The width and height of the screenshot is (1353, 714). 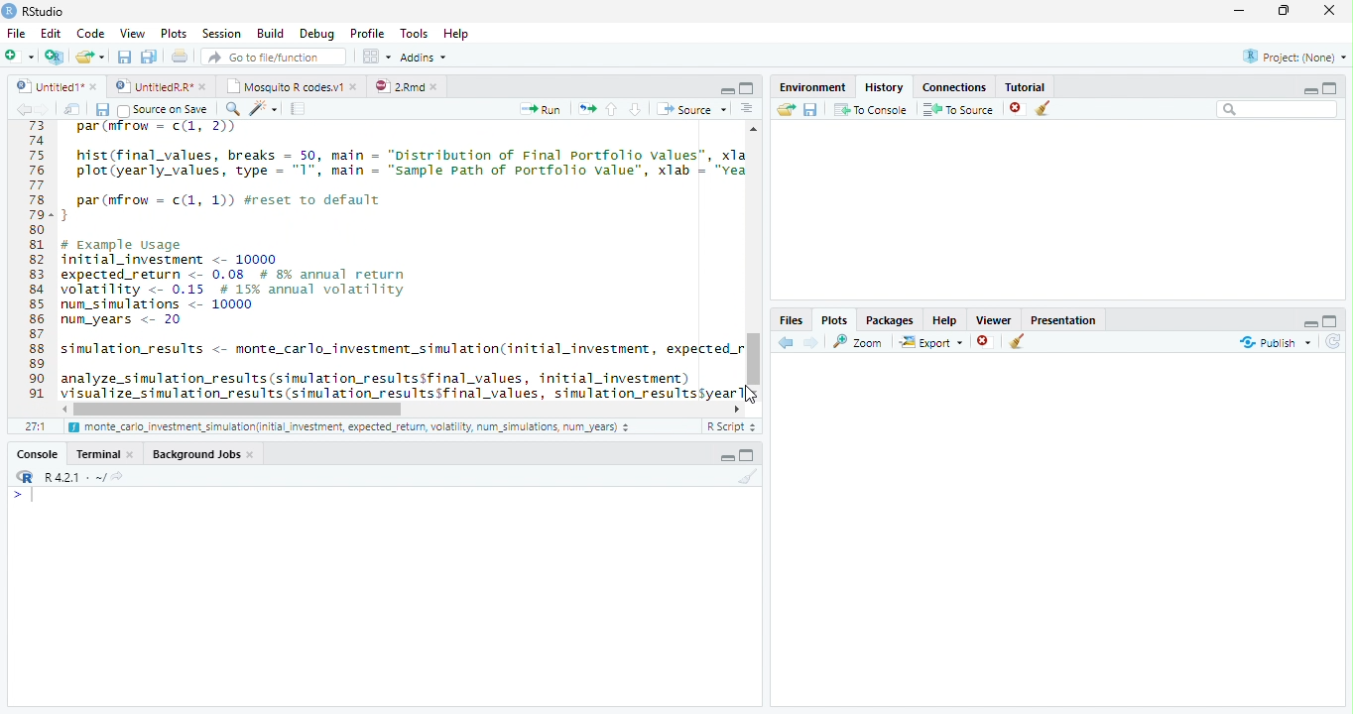 What do you see at coordinates (1310, 89) in the screenshot?
I see `Hide` at bounding box center [1310, 89].